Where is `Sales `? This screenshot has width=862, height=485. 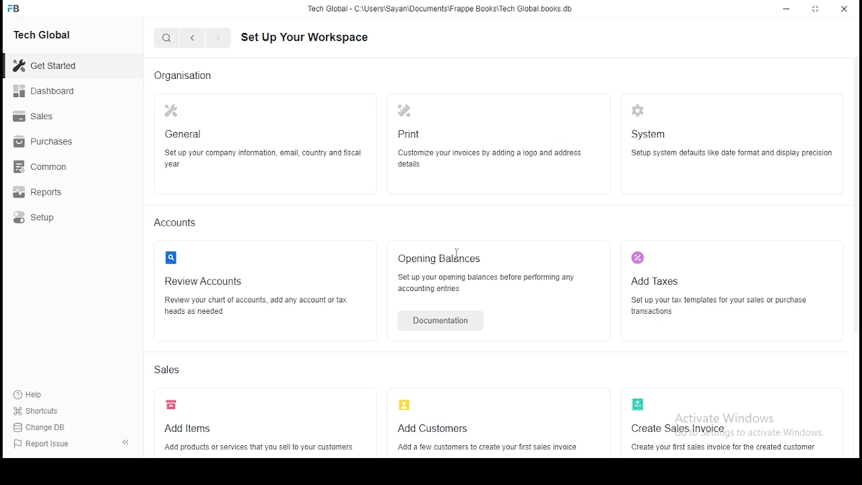
Sales  is located at coordinates (170, 372).